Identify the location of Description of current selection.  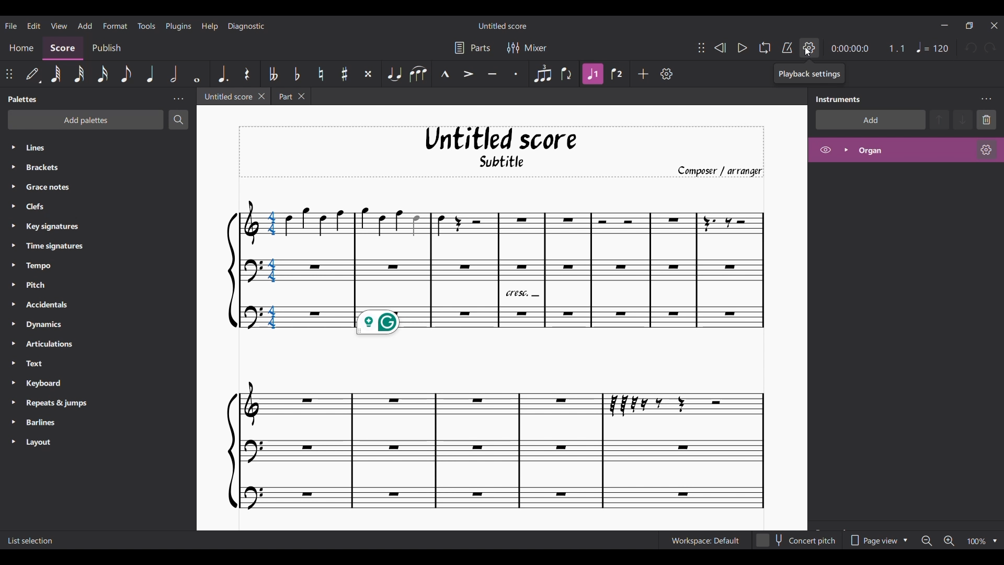
(809, 73).